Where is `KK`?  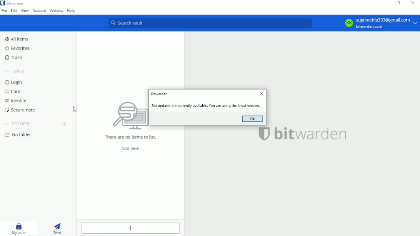 KK is located at coordinates (348, 23).